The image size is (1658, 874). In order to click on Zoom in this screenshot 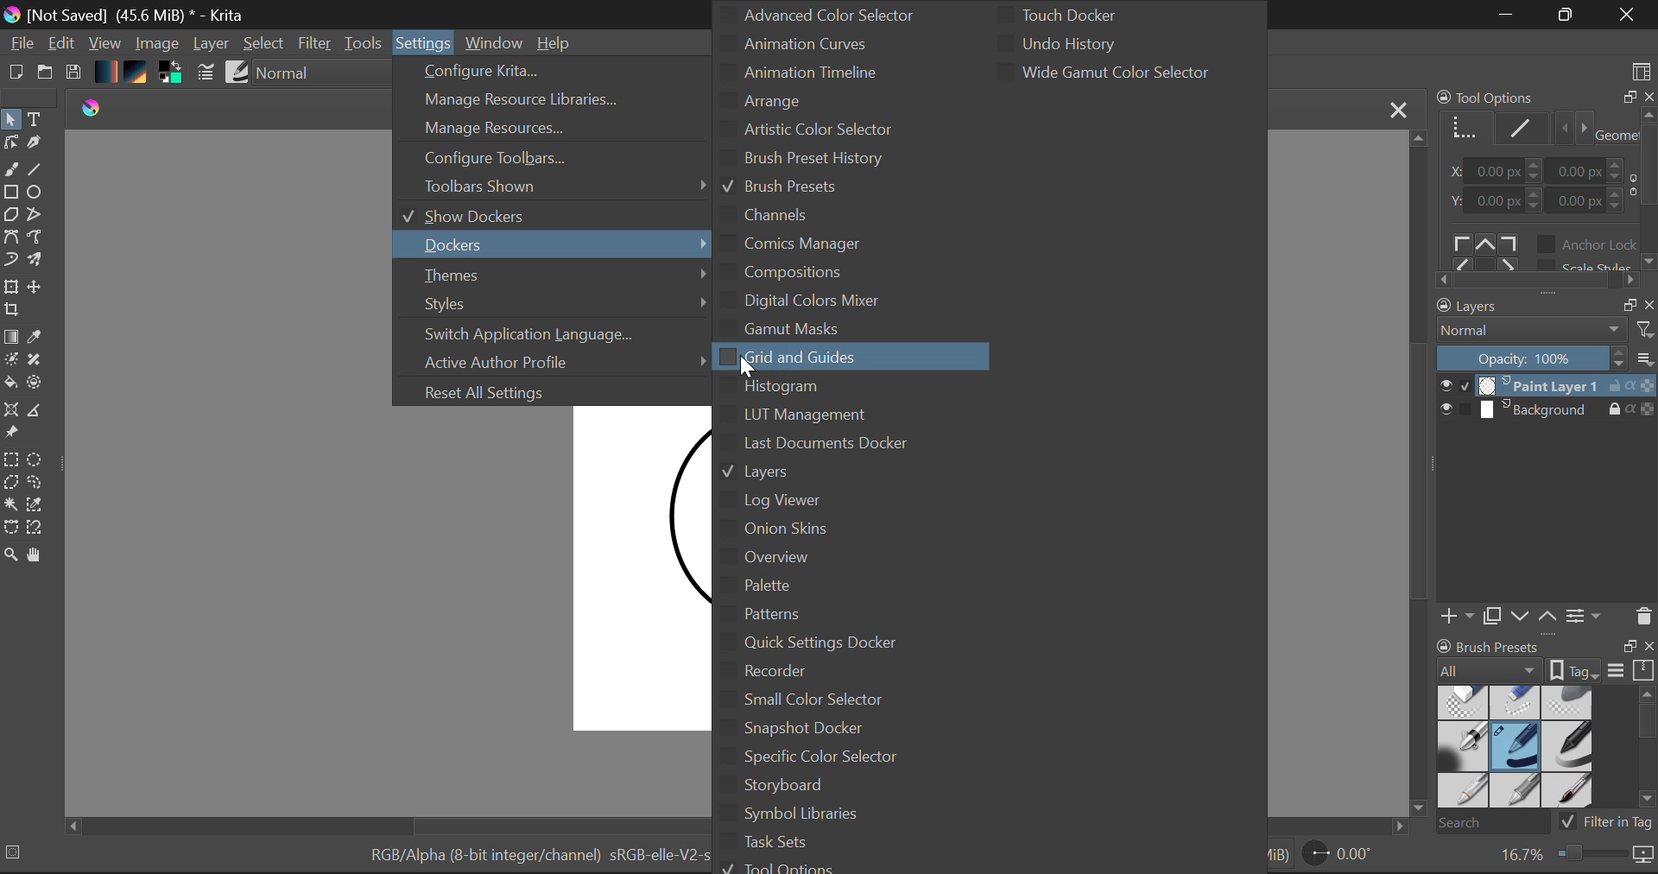, I will do `click(1575, 855)`.